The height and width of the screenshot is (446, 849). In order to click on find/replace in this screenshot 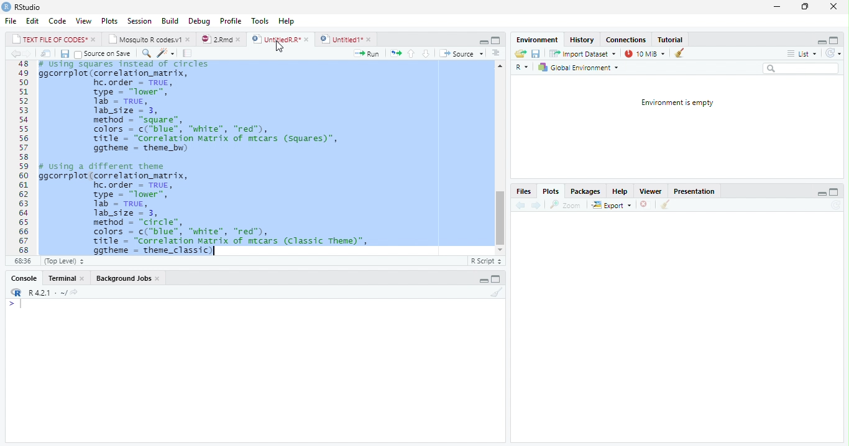, I will do `click(146, 54)`.